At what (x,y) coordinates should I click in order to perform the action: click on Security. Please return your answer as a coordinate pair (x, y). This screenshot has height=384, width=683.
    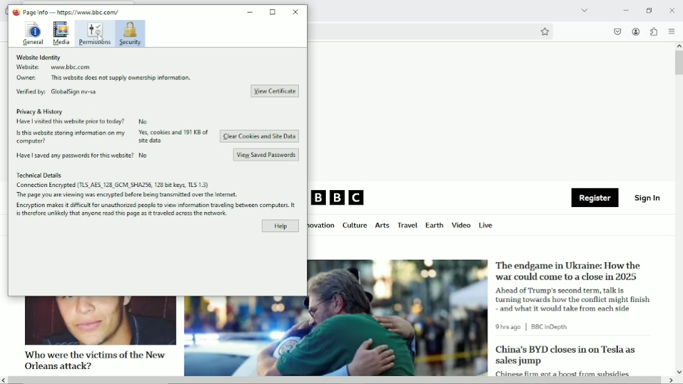
    Looking at the image, I should click on (130, 34).